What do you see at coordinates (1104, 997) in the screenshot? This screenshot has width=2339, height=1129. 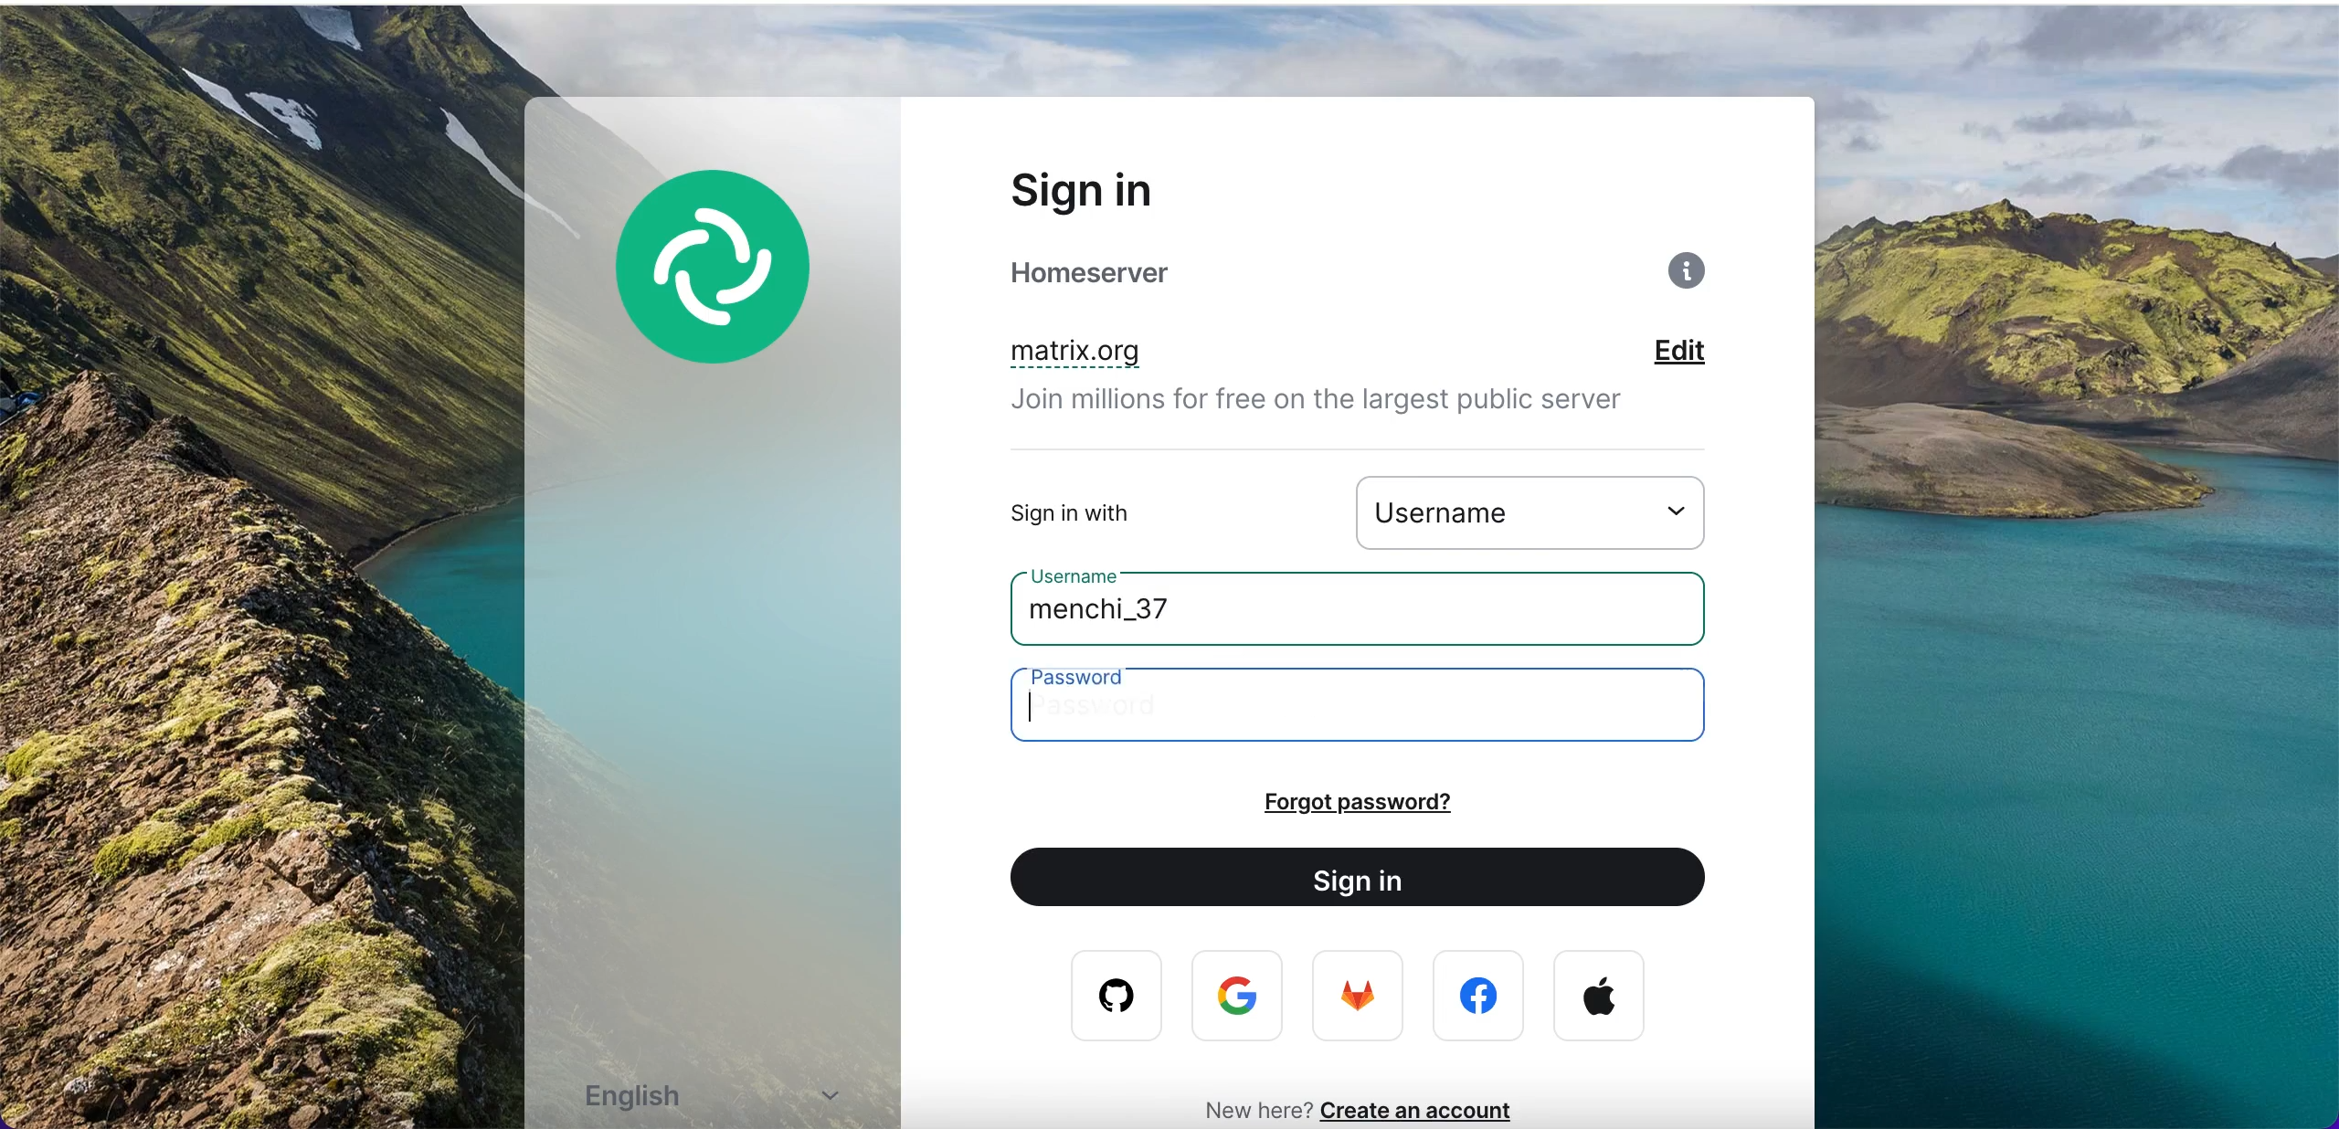 I see `github logo` at bounding box center [1104, 997].